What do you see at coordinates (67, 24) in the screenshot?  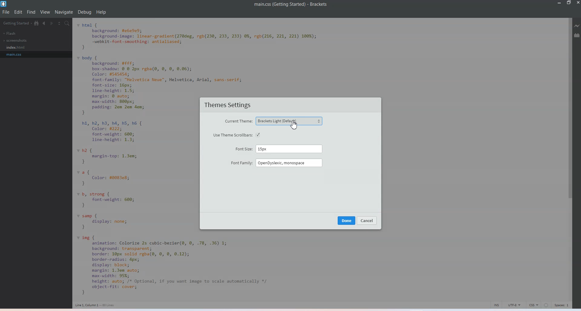 I see `Find in files` at bounding box center [67, 24].